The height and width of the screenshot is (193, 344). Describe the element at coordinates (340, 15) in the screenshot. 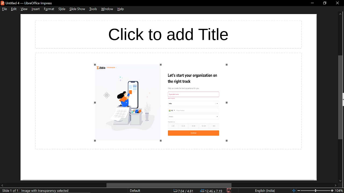

I see `move up` at that location.